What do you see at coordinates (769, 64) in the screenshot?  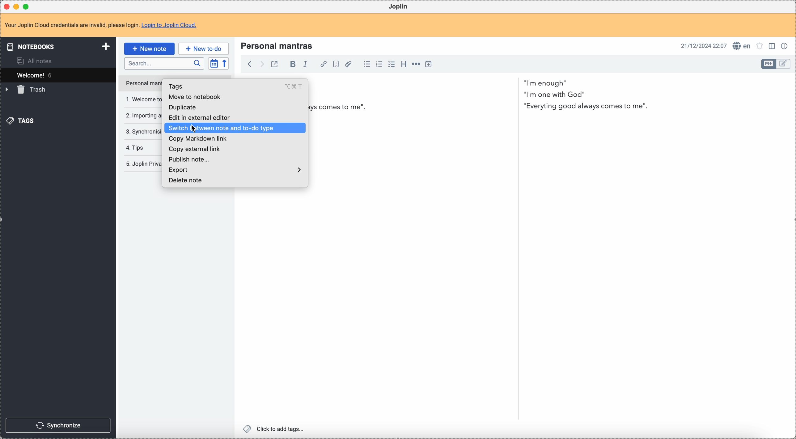 I see `toggle editor layout` at bounding box center [769, 64].